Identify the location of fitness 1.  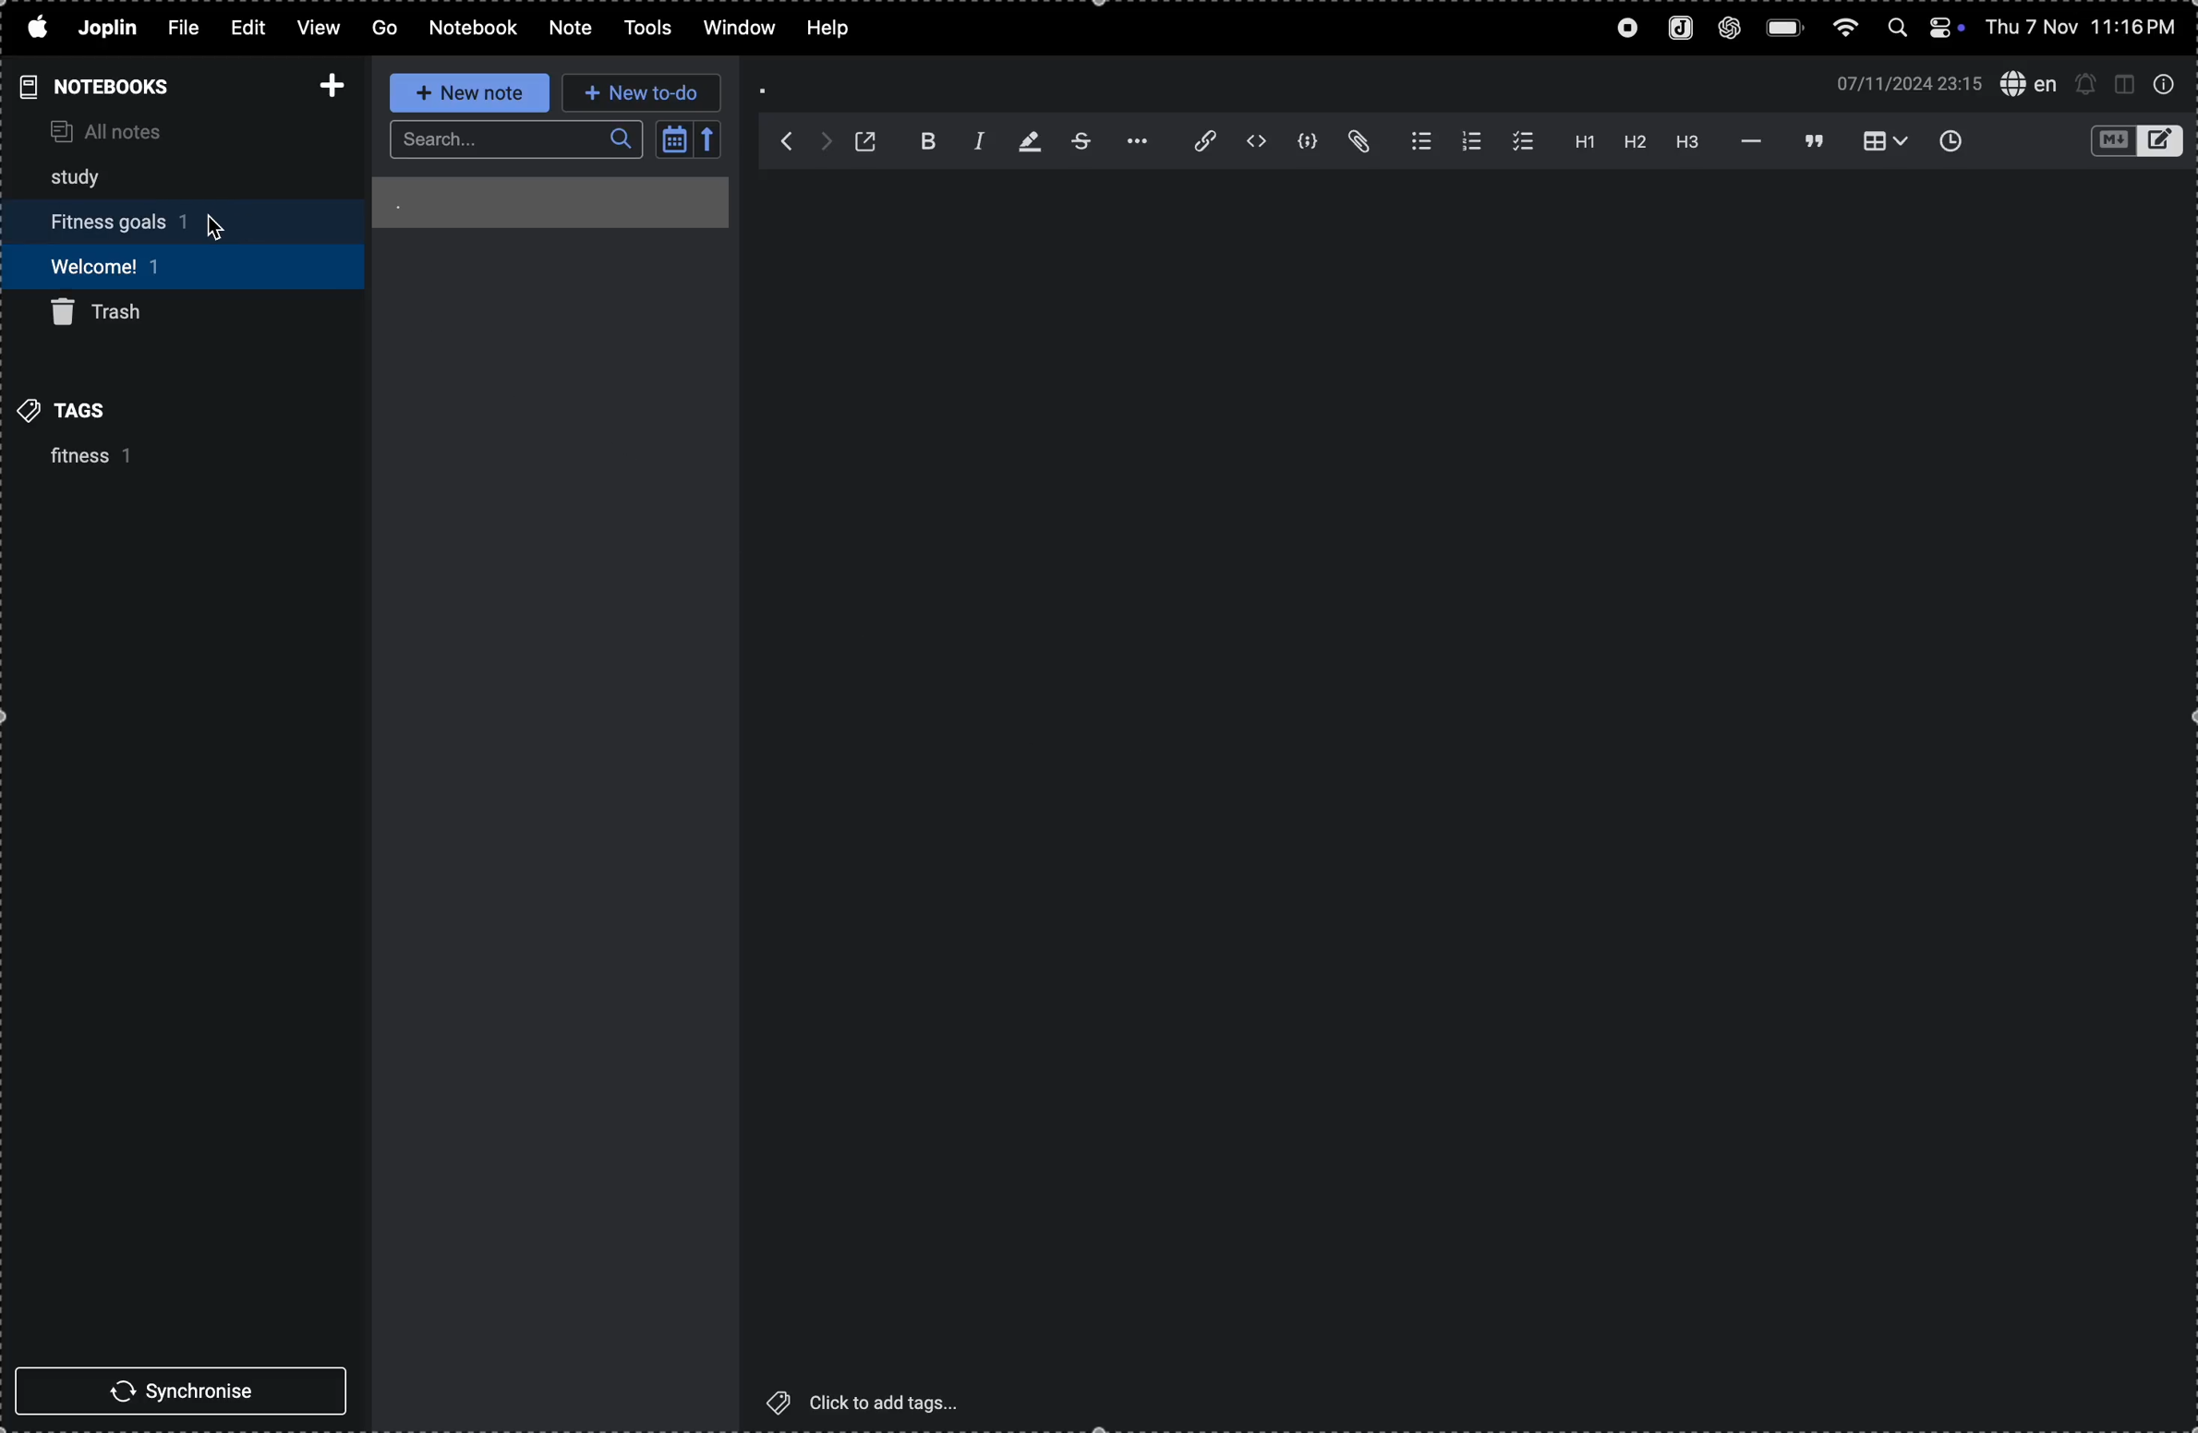
(76, 459).